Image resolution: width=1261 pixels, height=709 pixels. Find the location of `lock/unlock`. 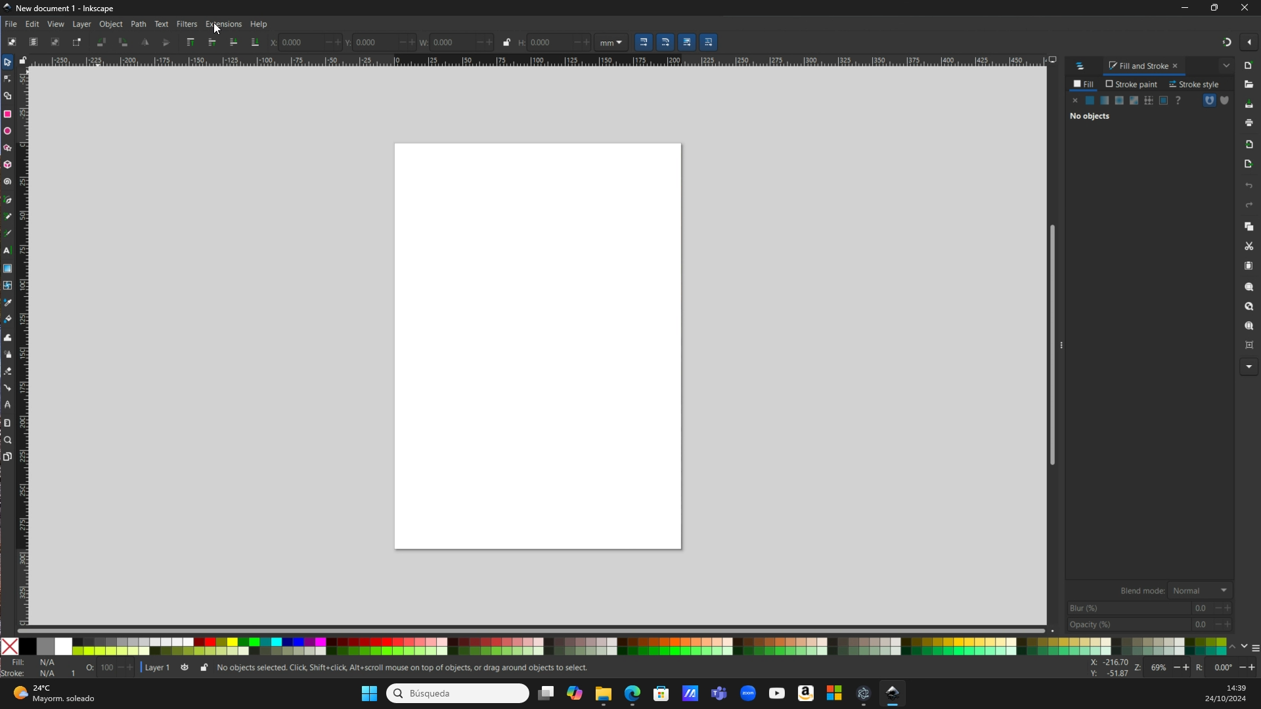

lock/unlock is located at coordinates (26, 60).